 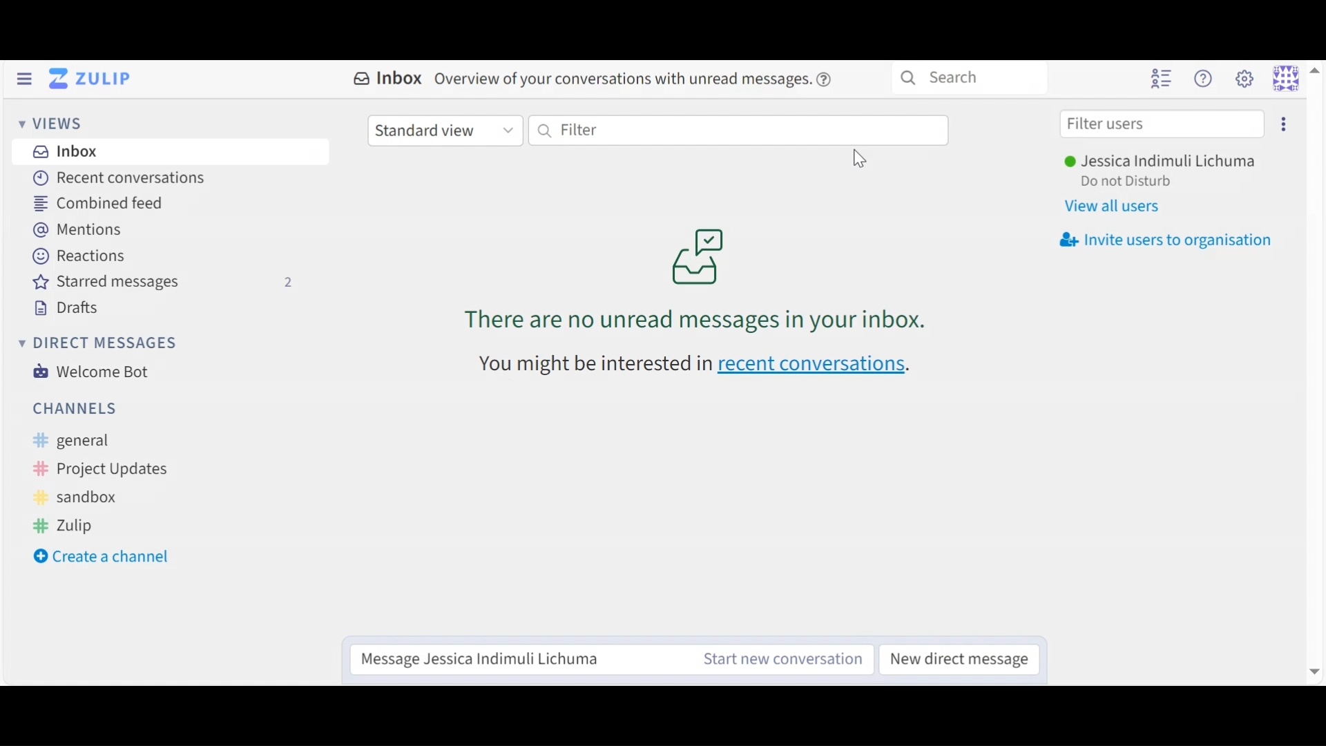 I want to click on Start a conversation, so click(x=777, y=659).